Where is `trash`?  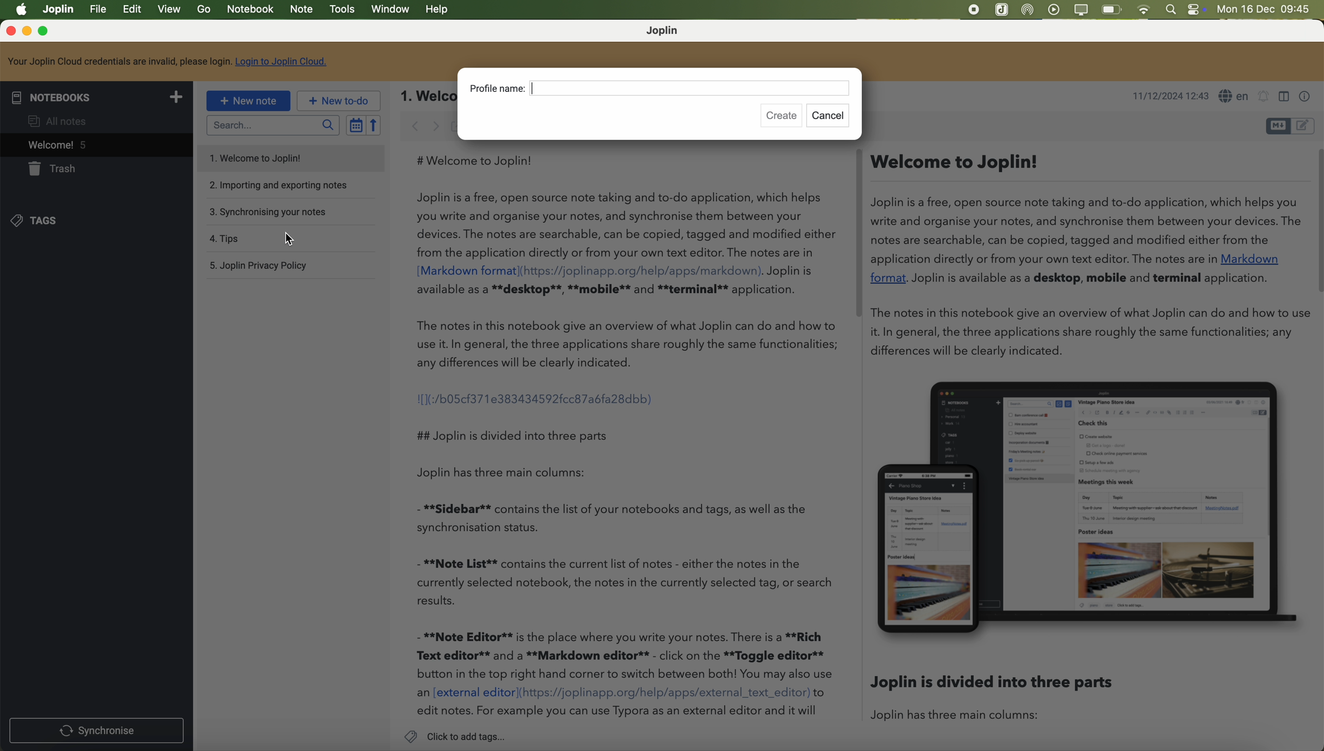
trash is located at coordinates (55, 169).